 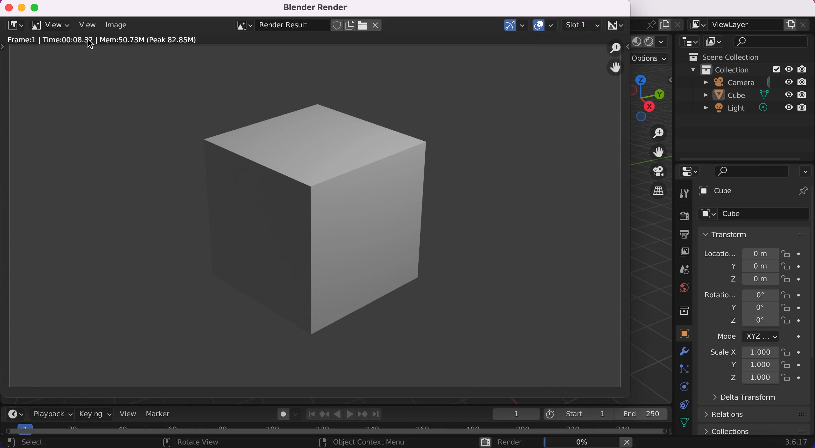 What do you see at coordinates (737, 280) in the screenshot?
I see `z 0m` at bounding box center [737, 280].